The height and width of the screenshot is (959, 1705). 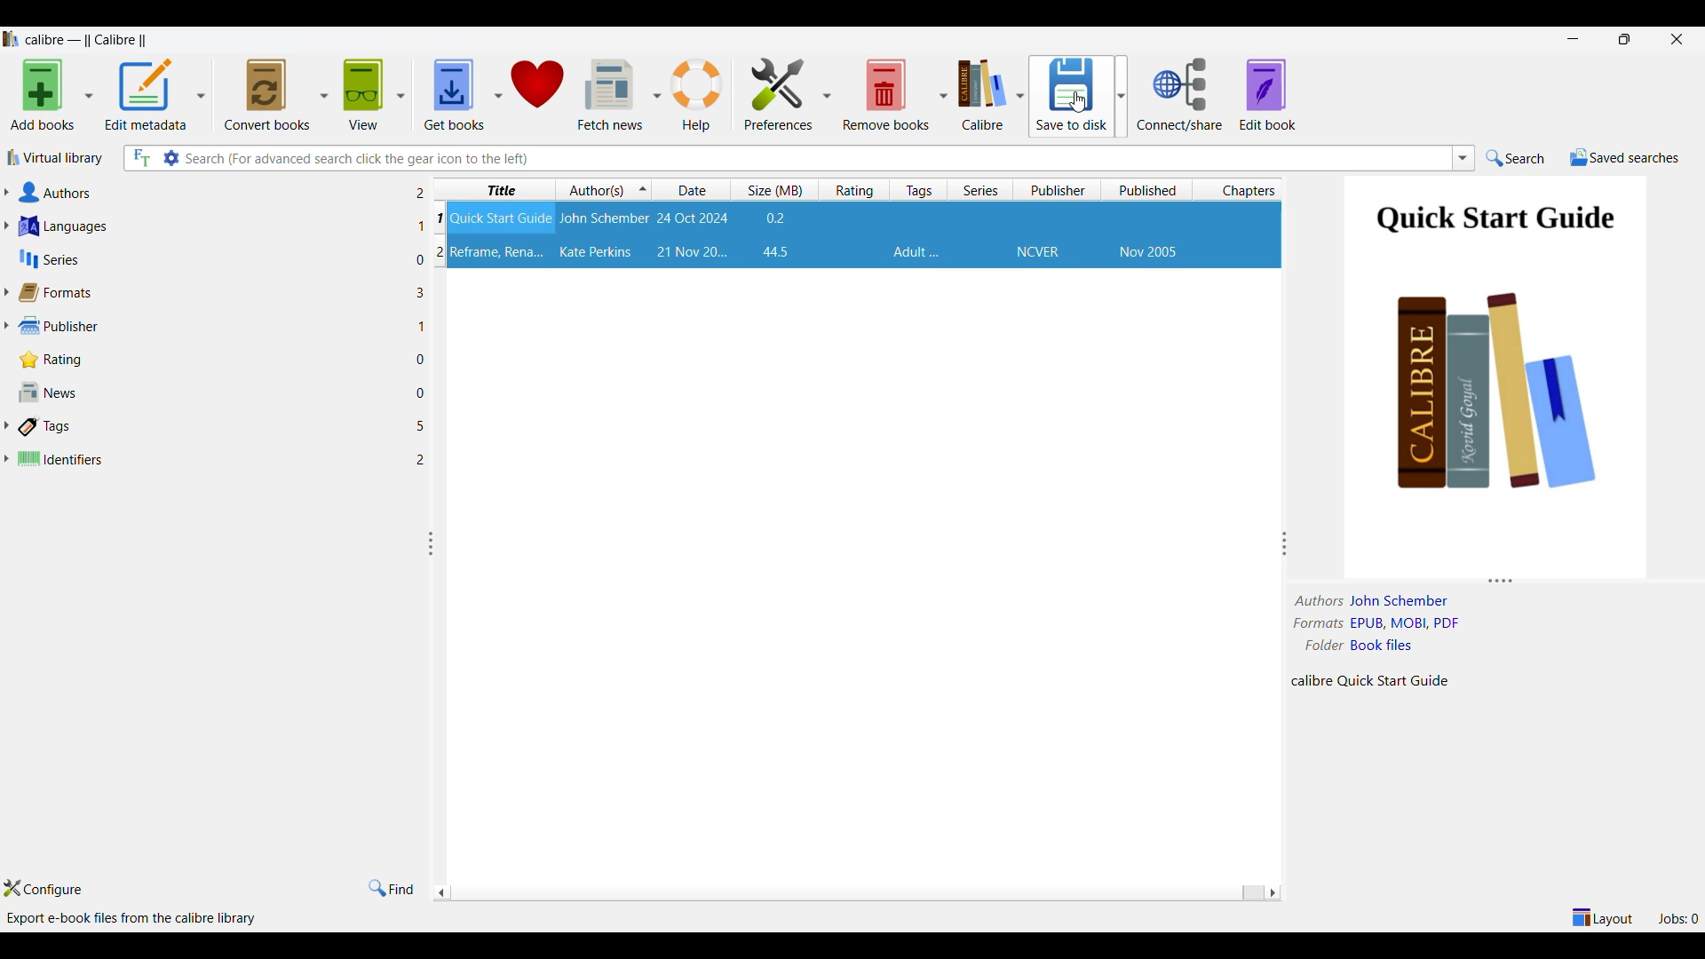 I want to click on Authors column, current sorting, so click(x=607, y=190).